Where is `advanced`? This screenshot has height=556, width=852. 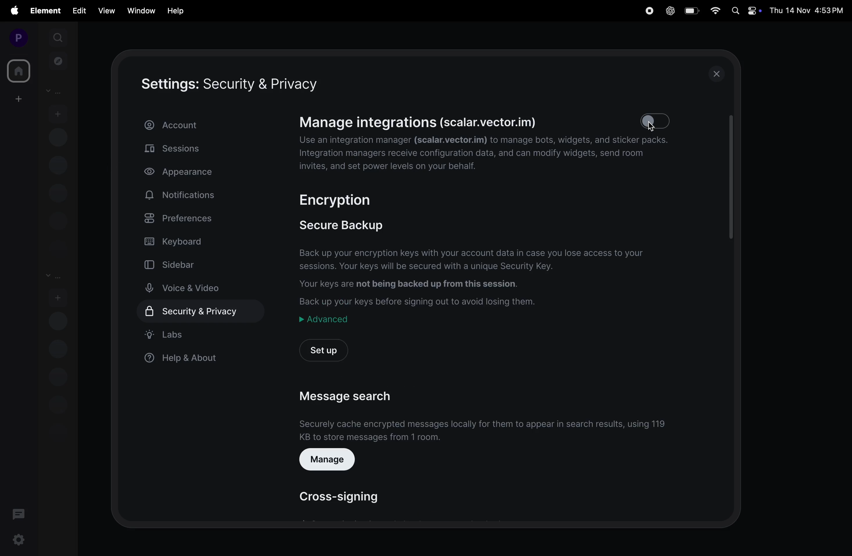
advanced is located at coordinates (327, 319).